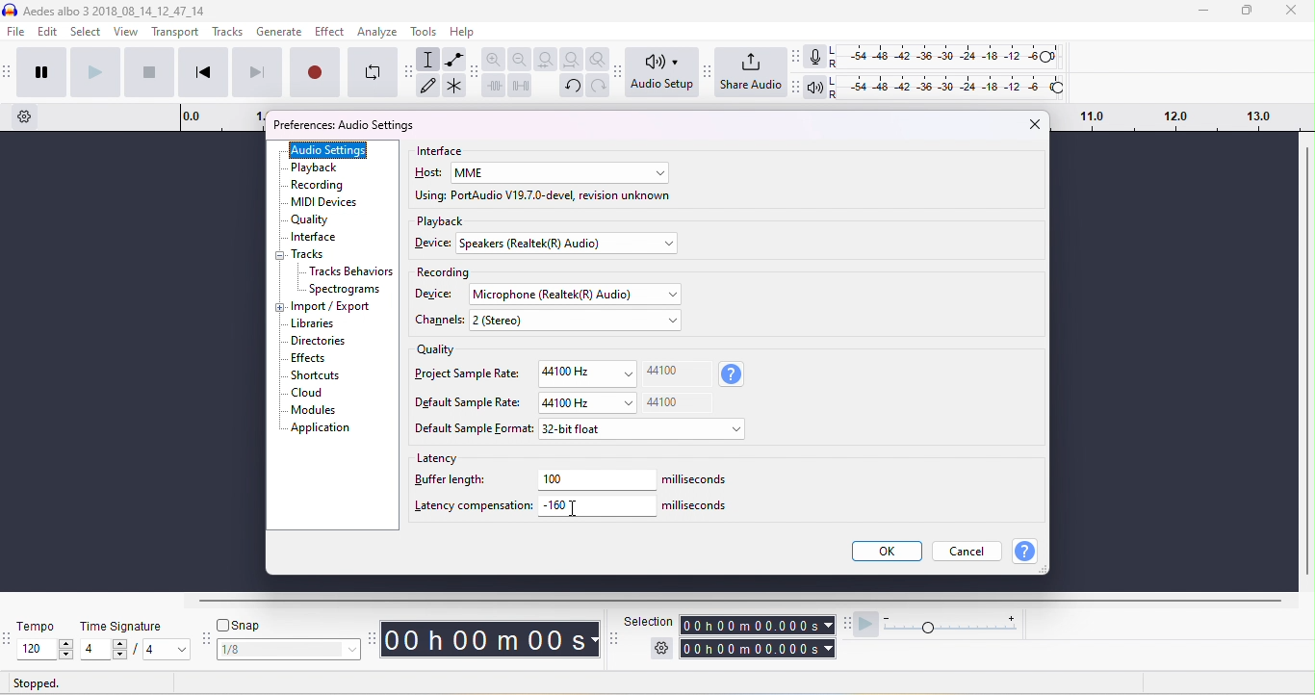  Describe the element at coordinates (319, 342) in the screenshot. I see `dictionaries` at that location.